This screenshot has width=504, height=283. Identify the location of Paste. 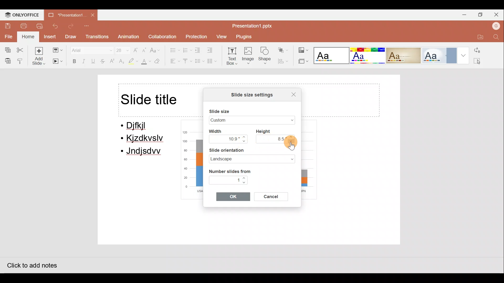
(7, 61).